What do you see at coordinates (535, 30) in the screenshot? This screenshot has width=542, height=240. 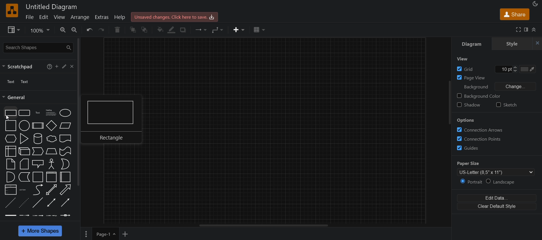 I see `expand/collapse` at bounding box center [535, 30].